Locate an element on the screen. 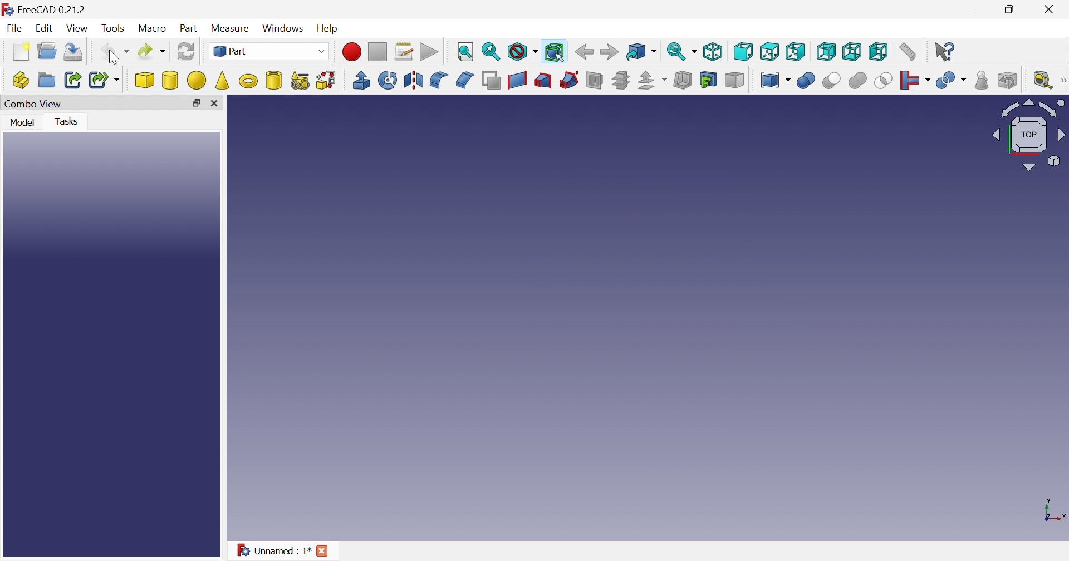  Restore down is located at coordinates (197, 104).